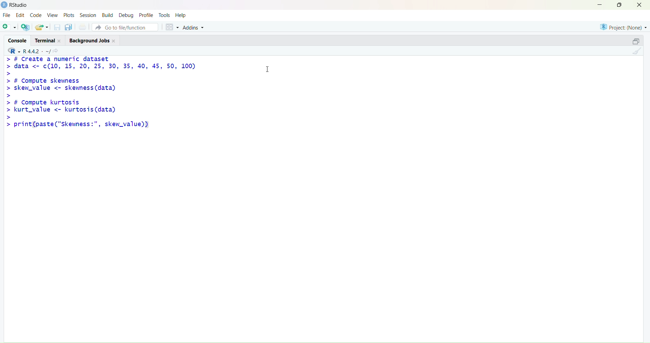 The image size is (650, 343). Describe the element at coordinates (126, 27) in the screenshot. I see `Go to file/function` at that location.